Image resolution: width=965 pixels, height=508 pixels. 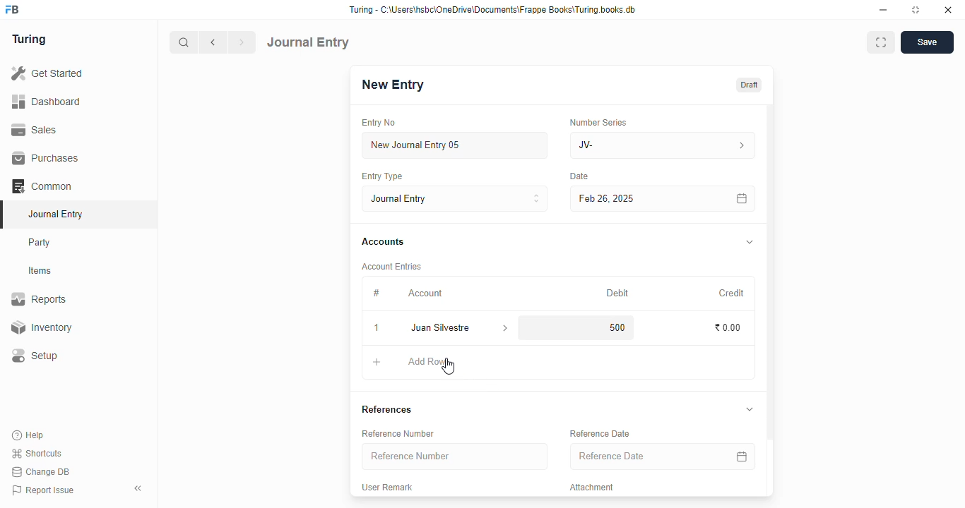 I want to click on entry no, so click(x=379, y=123).